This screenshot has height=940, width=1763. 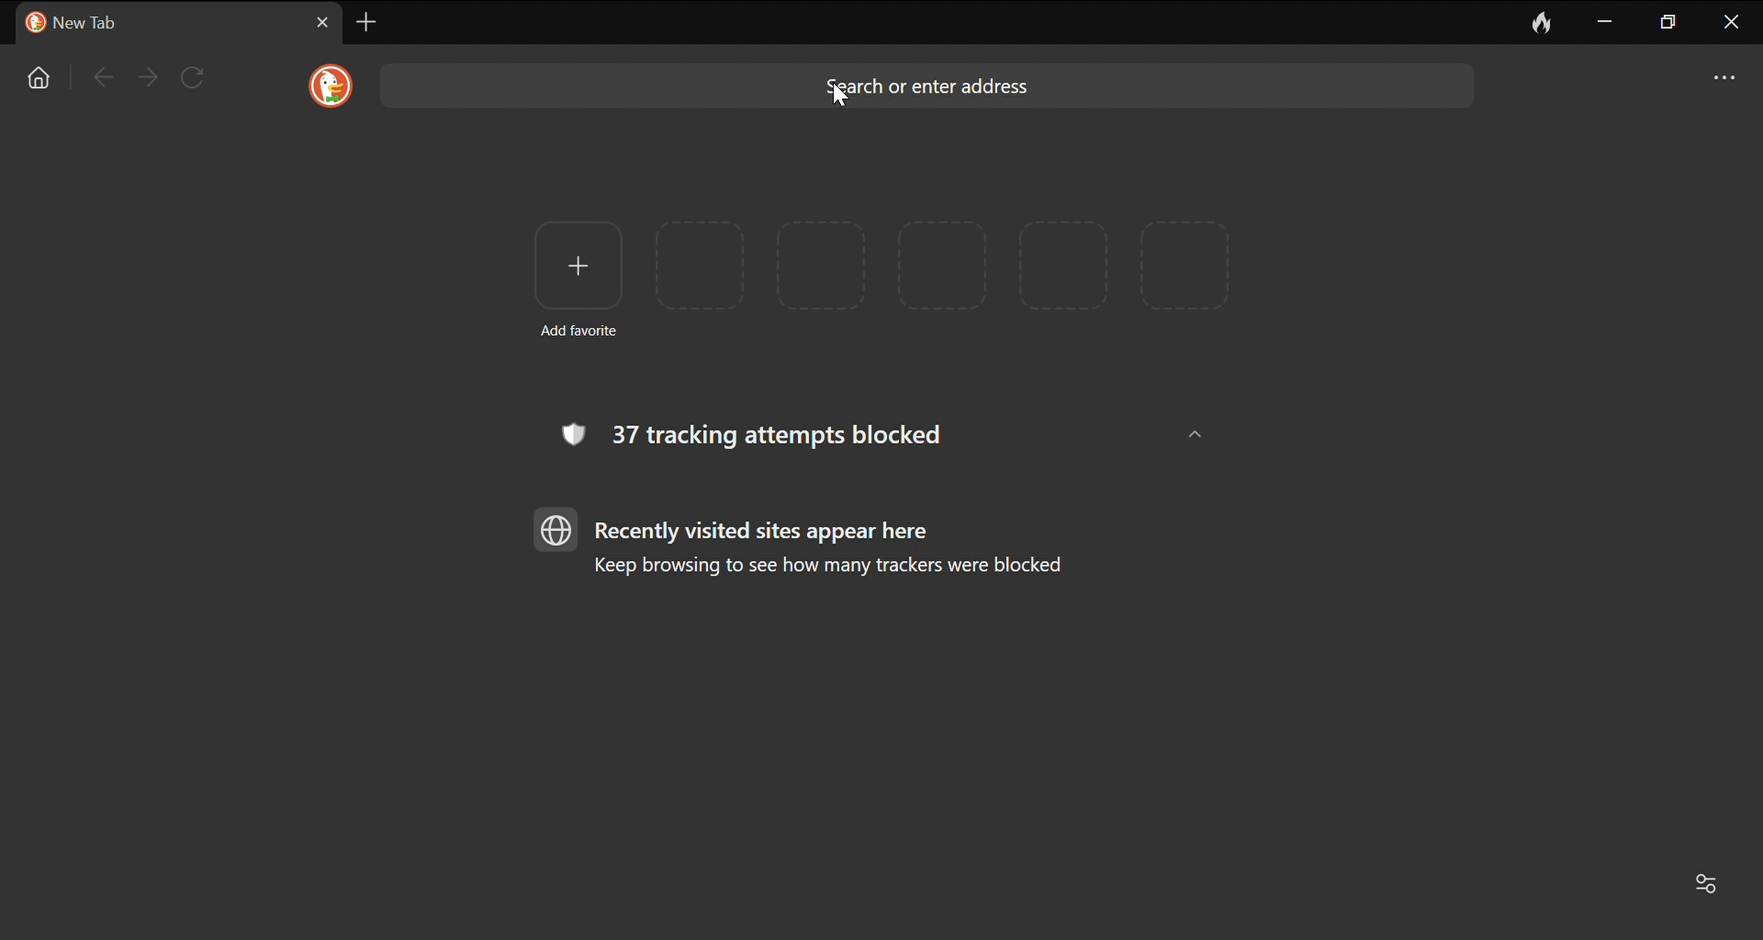 What do you see at coordinates (331, 85) in the screenshot?
I see `DuckDuckGo Logo` at bounding box center [331, 85].